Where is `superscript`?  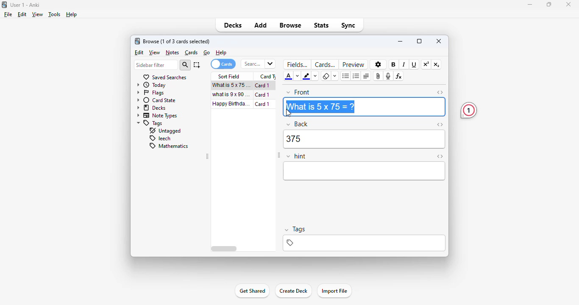
superscript is located at coordinates (426, 64).